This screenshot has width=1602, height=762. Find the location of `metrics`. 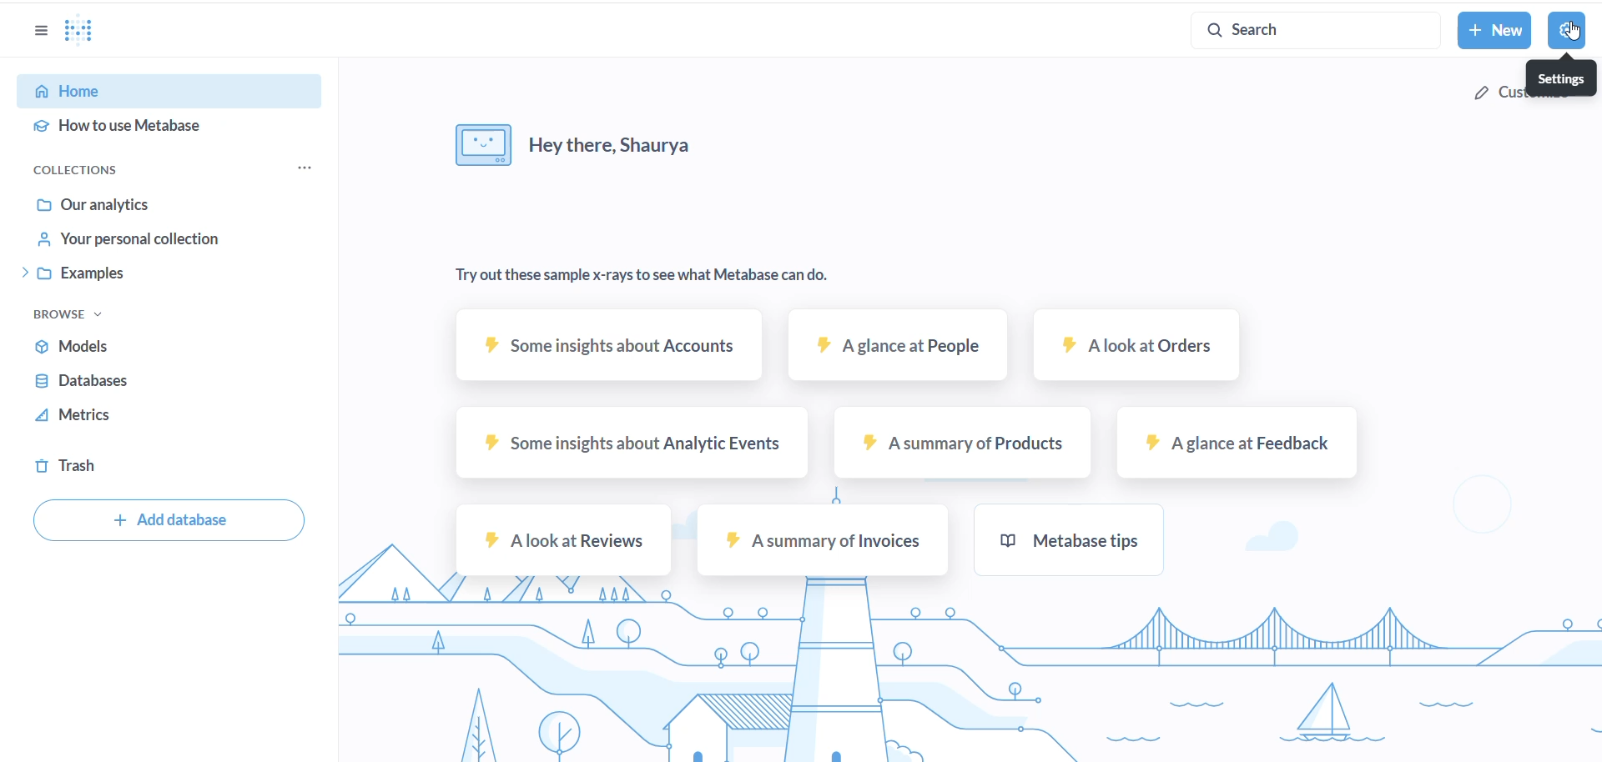

metrics is located at coordinates (149, 419).